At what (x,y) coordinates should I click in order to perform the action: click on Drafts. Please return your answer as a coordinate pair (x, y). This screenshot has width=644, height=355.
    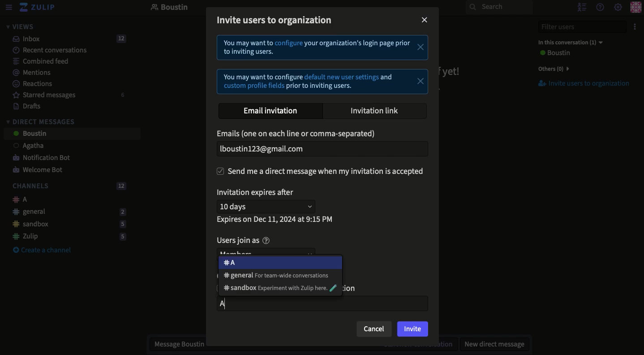
    Looking at the image, I should click on (23, 106).